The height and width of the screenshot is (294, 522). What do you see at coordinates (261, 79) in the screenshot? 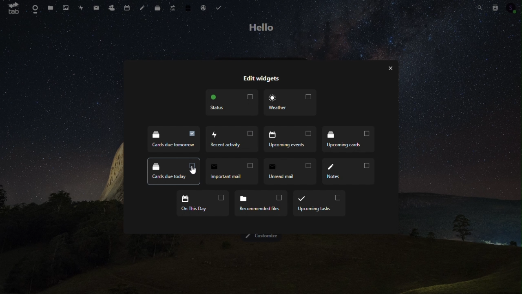
I see `Edit widgets` at bounding box center [261, 79].